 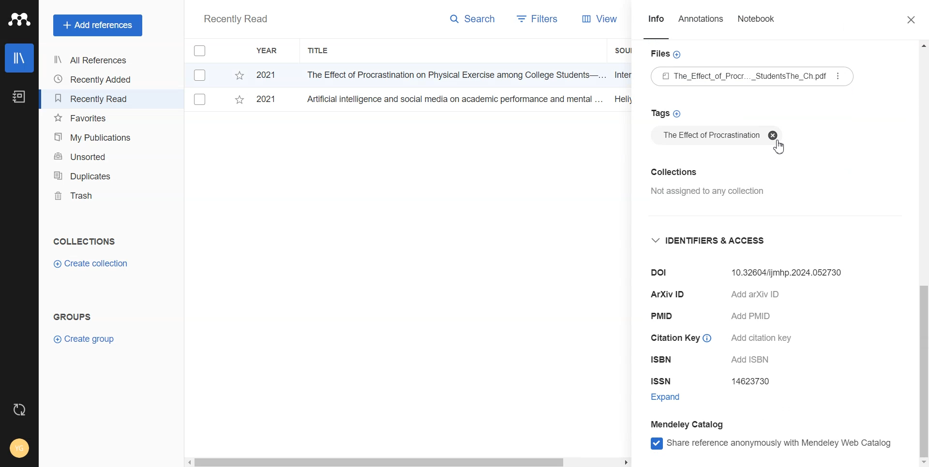 What do you see at coordinates (20, 447) in the screenshot?
I see `Account` at bounding box center [20, 447].